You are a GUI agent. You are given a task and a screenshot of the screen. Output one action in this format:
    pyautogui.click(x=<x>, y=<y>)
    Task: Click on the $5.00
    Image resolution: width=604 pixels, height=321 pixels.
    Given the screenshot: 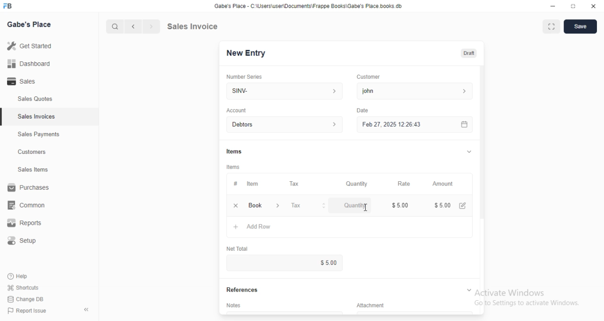 What is the action you would take?
    pyautogui.click(x=401, y=205)
    